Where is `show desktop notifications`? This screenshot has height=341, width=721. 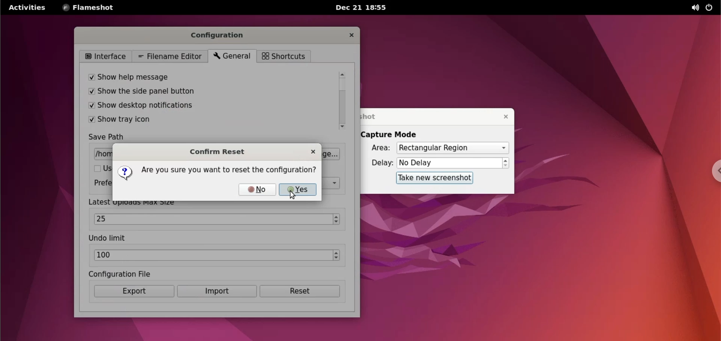
show desktop notifications is located at coordinates (187, 106).